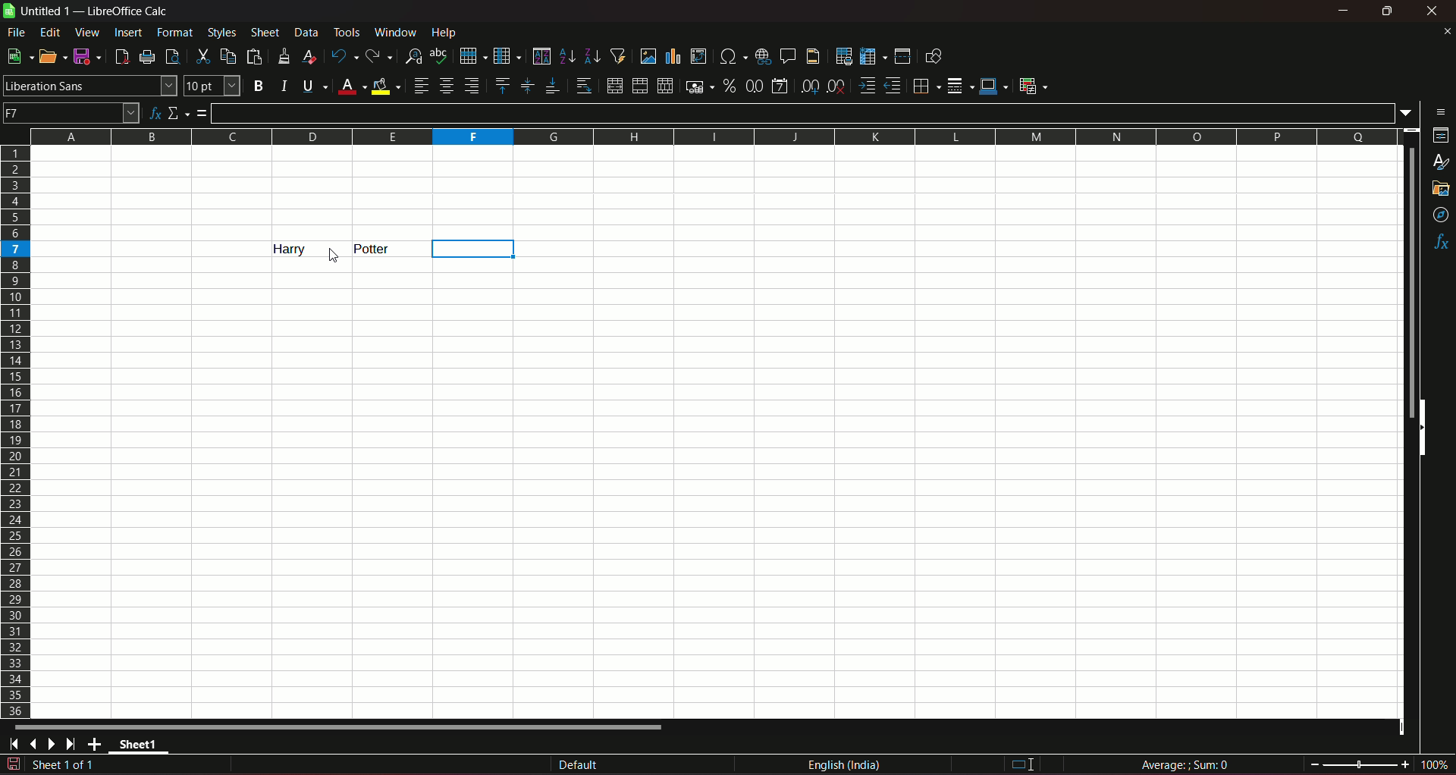  I want to click on side scrollbars, so click(1422, 428).